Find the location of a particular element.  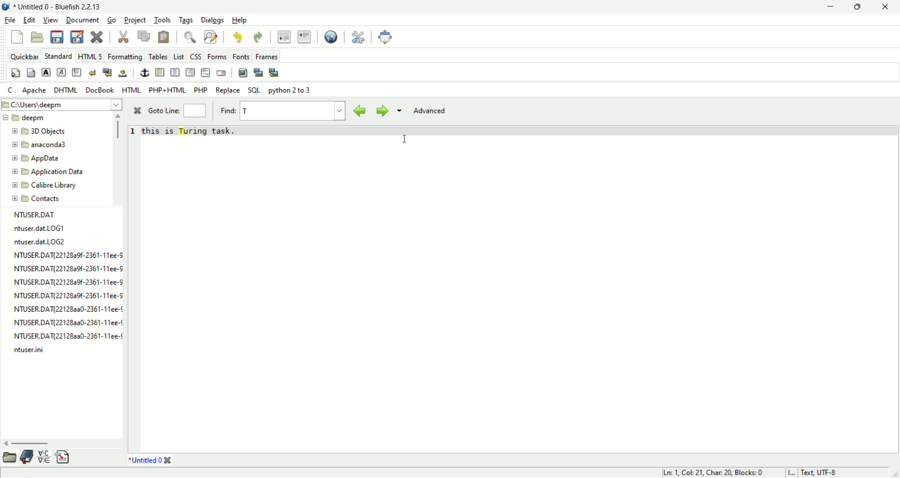

scroll bar is located at coordinates (119, 158).